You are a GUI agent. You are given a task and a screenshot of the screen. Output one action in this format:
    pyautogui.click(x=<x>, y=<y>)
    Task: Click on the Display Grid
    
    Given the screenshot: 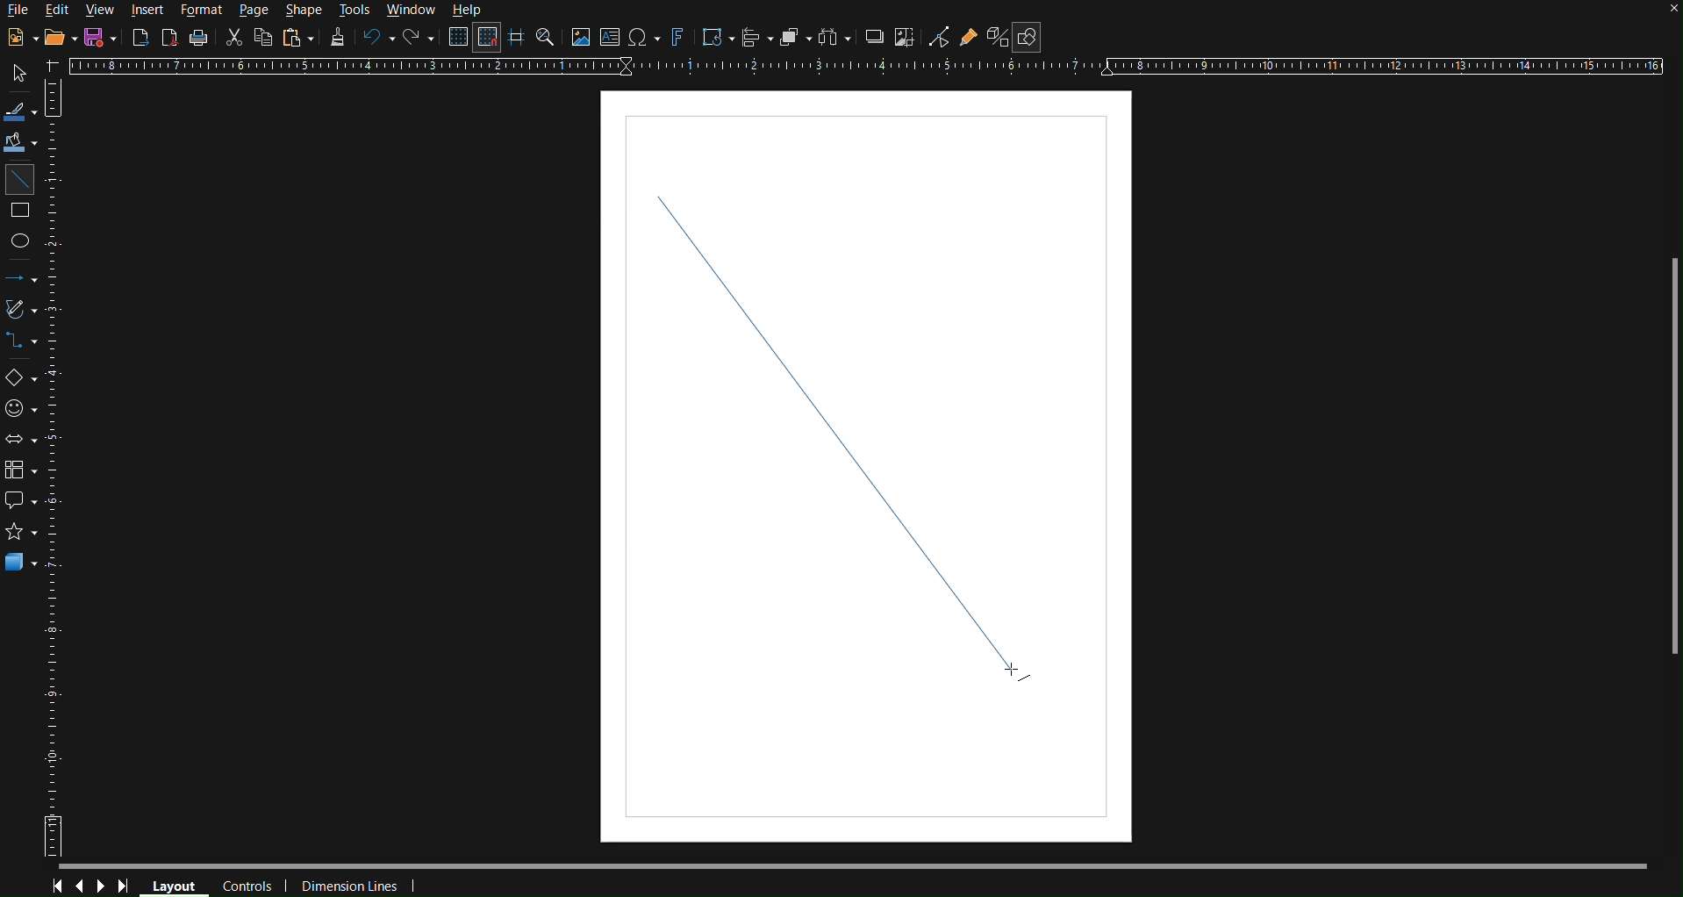 What is the action you would take?
    pyautogui.click(x=456, y=37)
    